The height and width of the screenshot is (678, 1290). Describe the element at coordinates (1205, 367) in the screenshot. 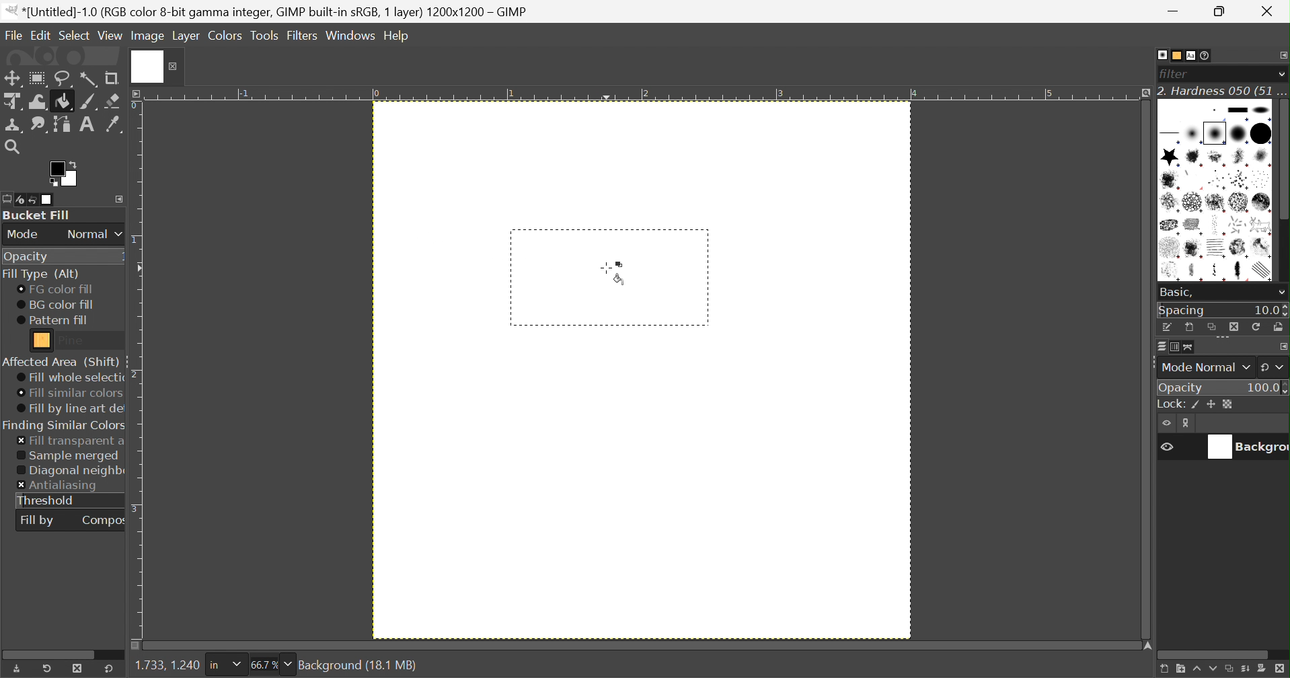

I see `Mode Normal` at that location.